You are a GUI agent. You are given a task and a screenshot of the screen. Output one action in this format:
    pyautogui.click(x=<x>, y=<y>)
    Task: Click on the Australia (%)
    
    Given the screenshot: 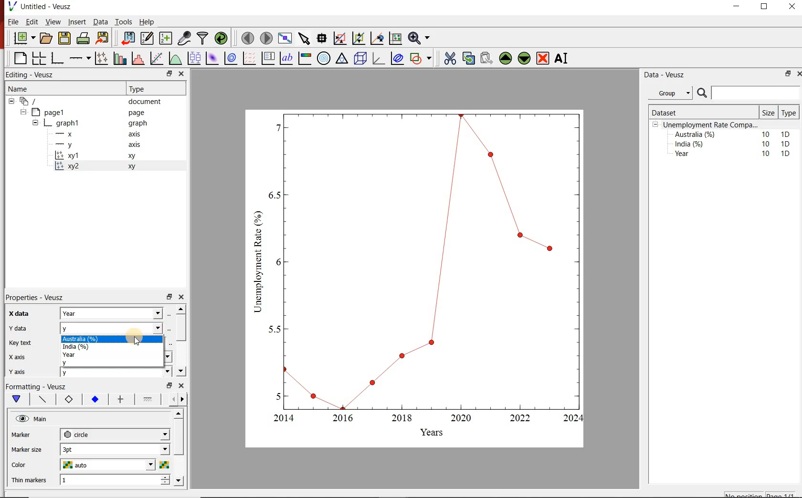 What is the action you would take?
    pyautogui.click(x=114, y=339)
    